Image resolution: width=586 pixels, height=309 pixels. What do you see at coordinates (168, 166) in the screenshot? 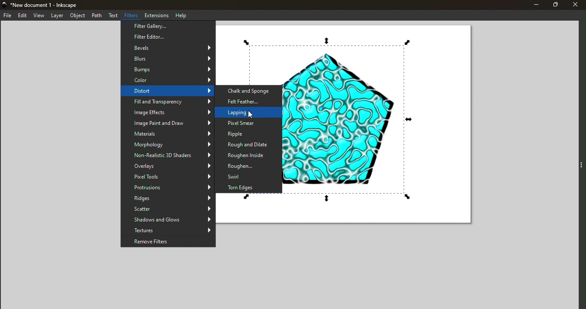
I see `Overlays` at bounding box center [168, 166].